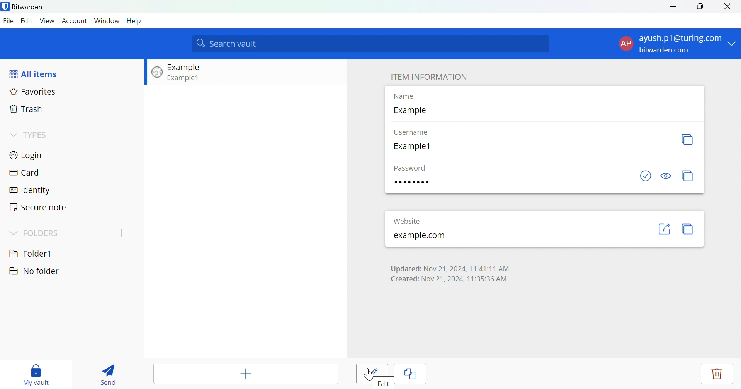  Describe the element at coordinates (10, 21) in the screenshot. I see `File` at that location.